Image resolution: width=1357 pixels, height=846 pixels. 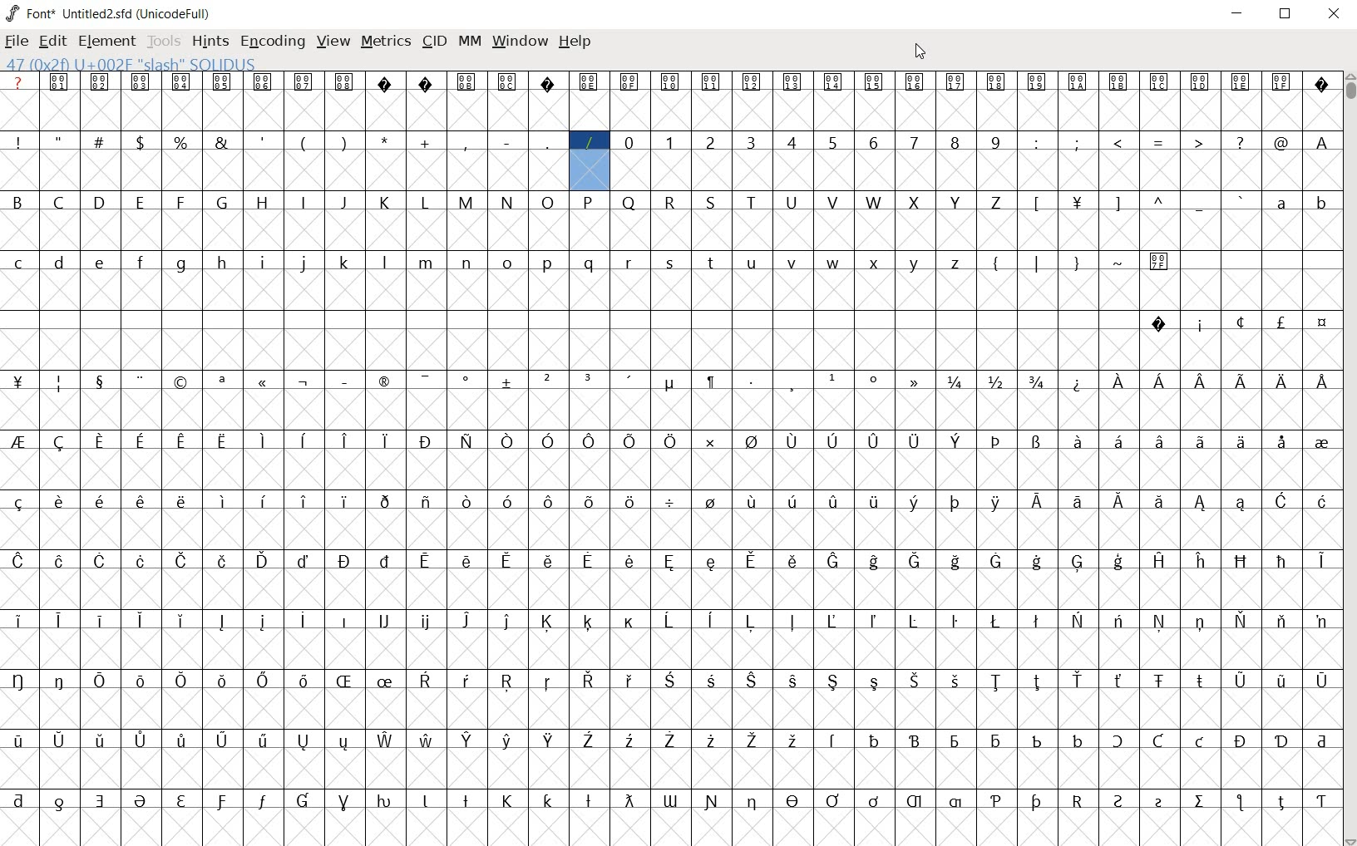 I want to click on glyph, so click(x=1322, y=802).